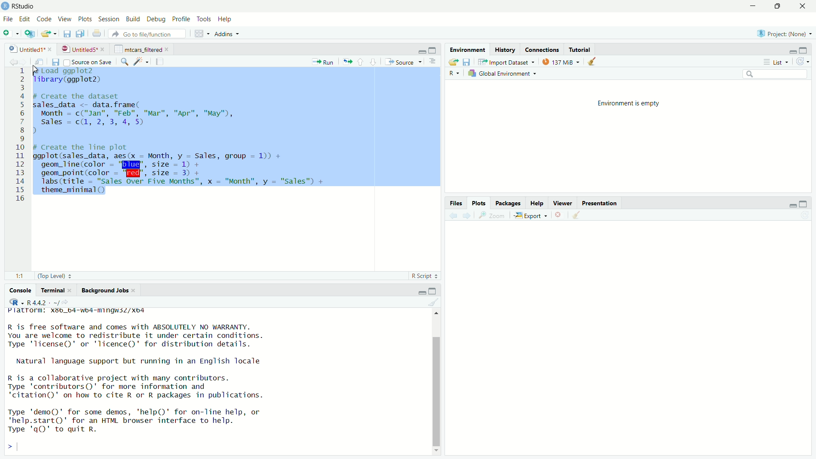 The width and height of the screenshot is (816, 459). I want to click on run current file, so click(323, 62).